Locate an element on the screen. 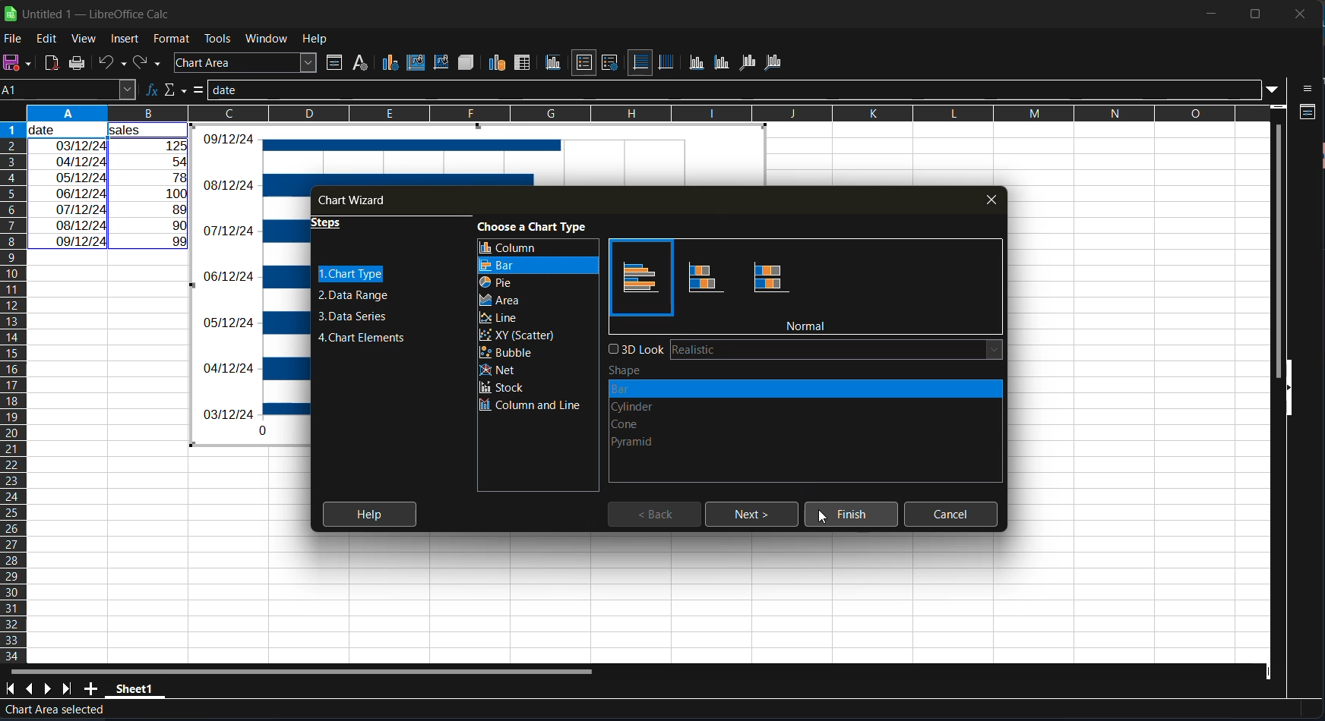 The height and width of the screenshot is (721, 1325). window is located at coordinates (267, 38).